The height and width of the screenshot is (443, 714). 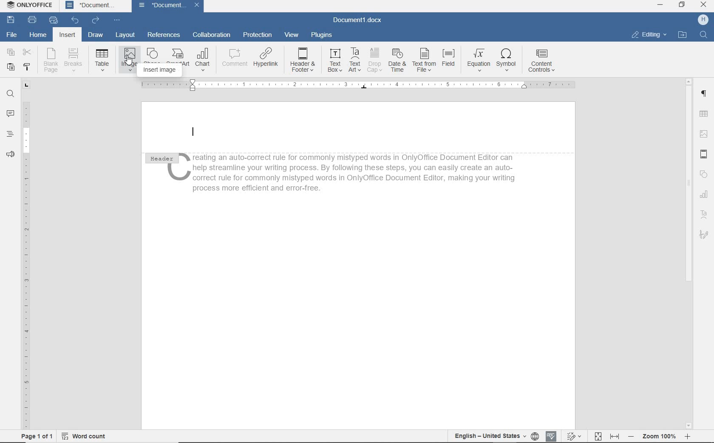 I want to click on Word count, so click(x=83, y=436).